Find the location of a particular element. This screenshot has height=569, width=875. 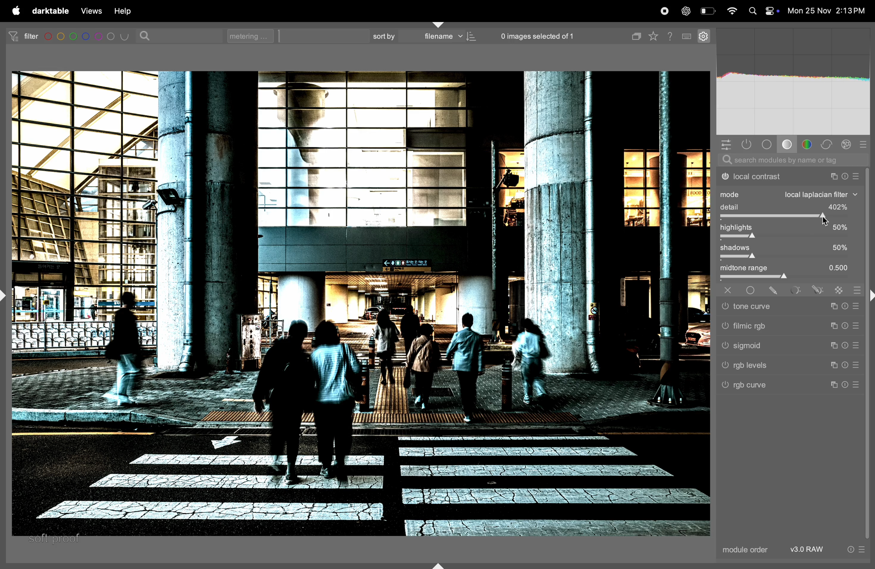

filter is located at coordinates (21, 36).